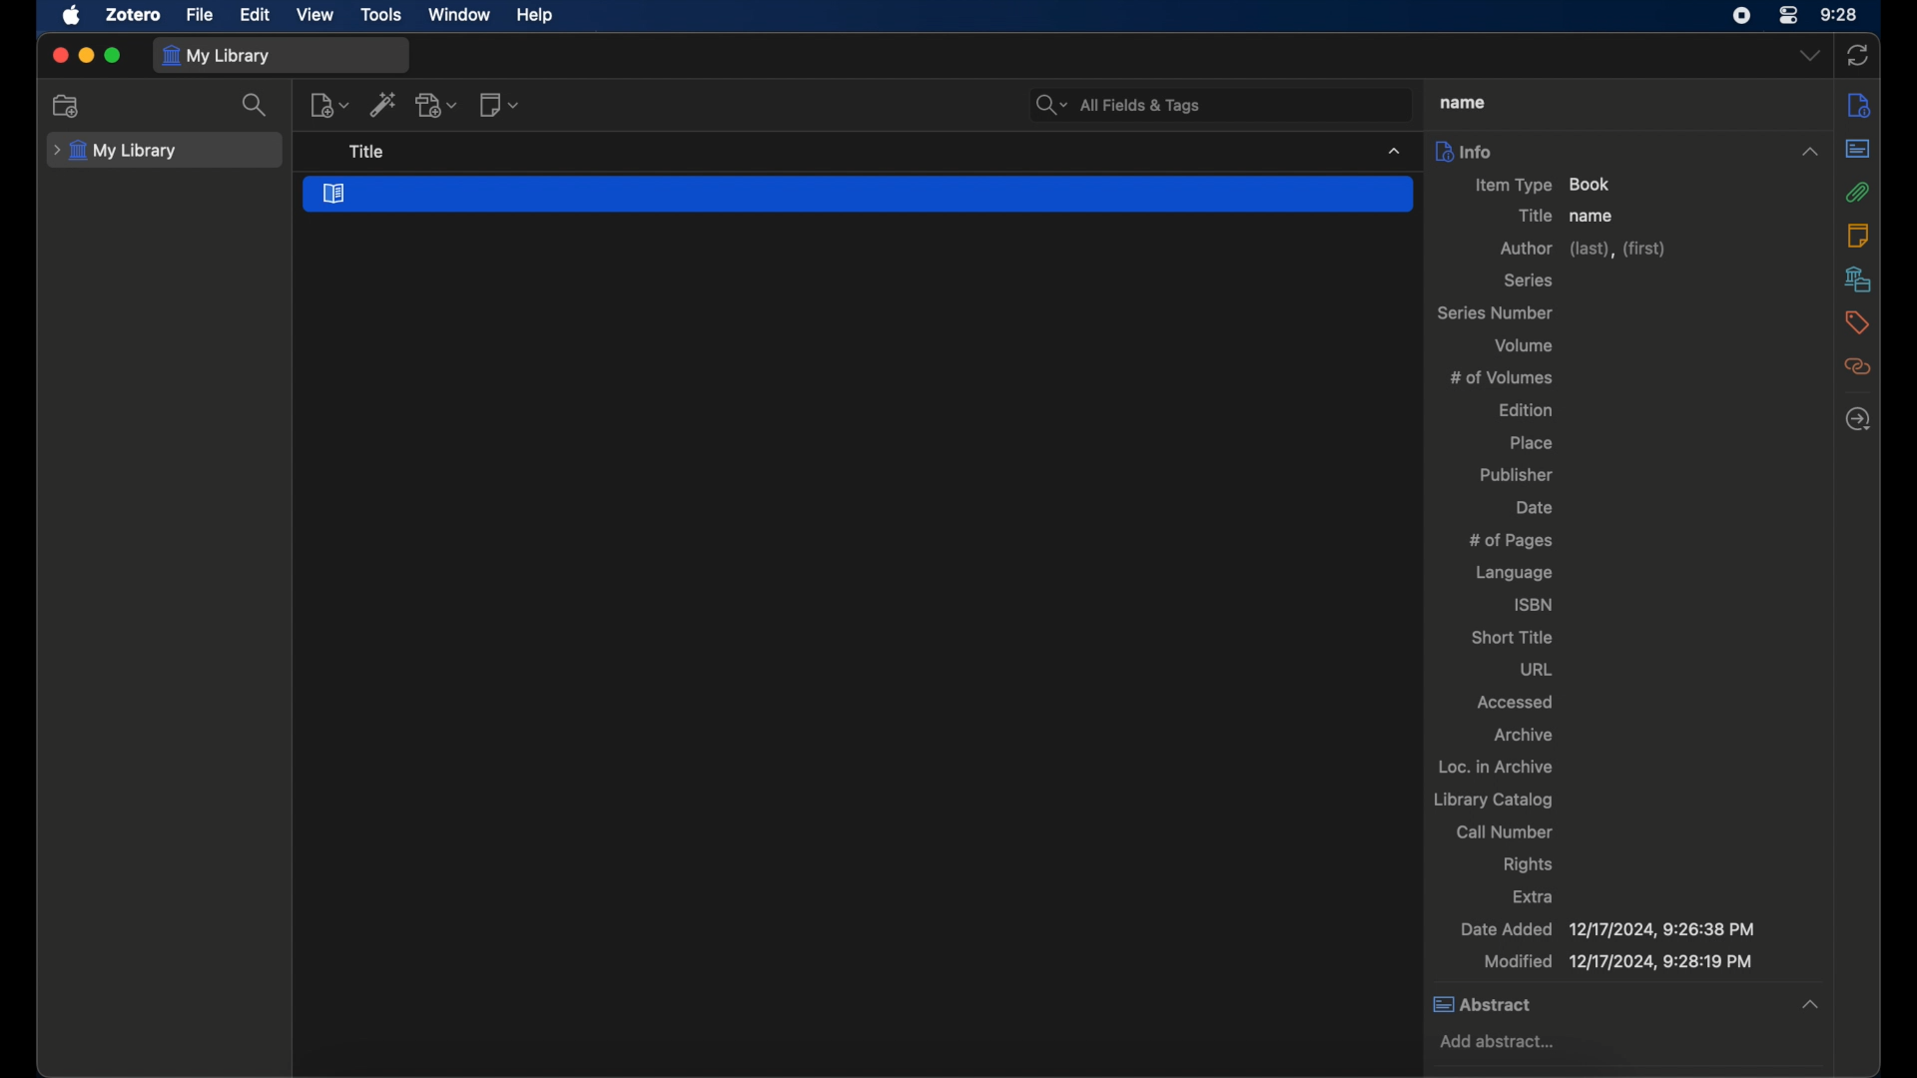  Describe the element at coordinates (1535, 606) in the screenshot. I see `isbn` at that location.